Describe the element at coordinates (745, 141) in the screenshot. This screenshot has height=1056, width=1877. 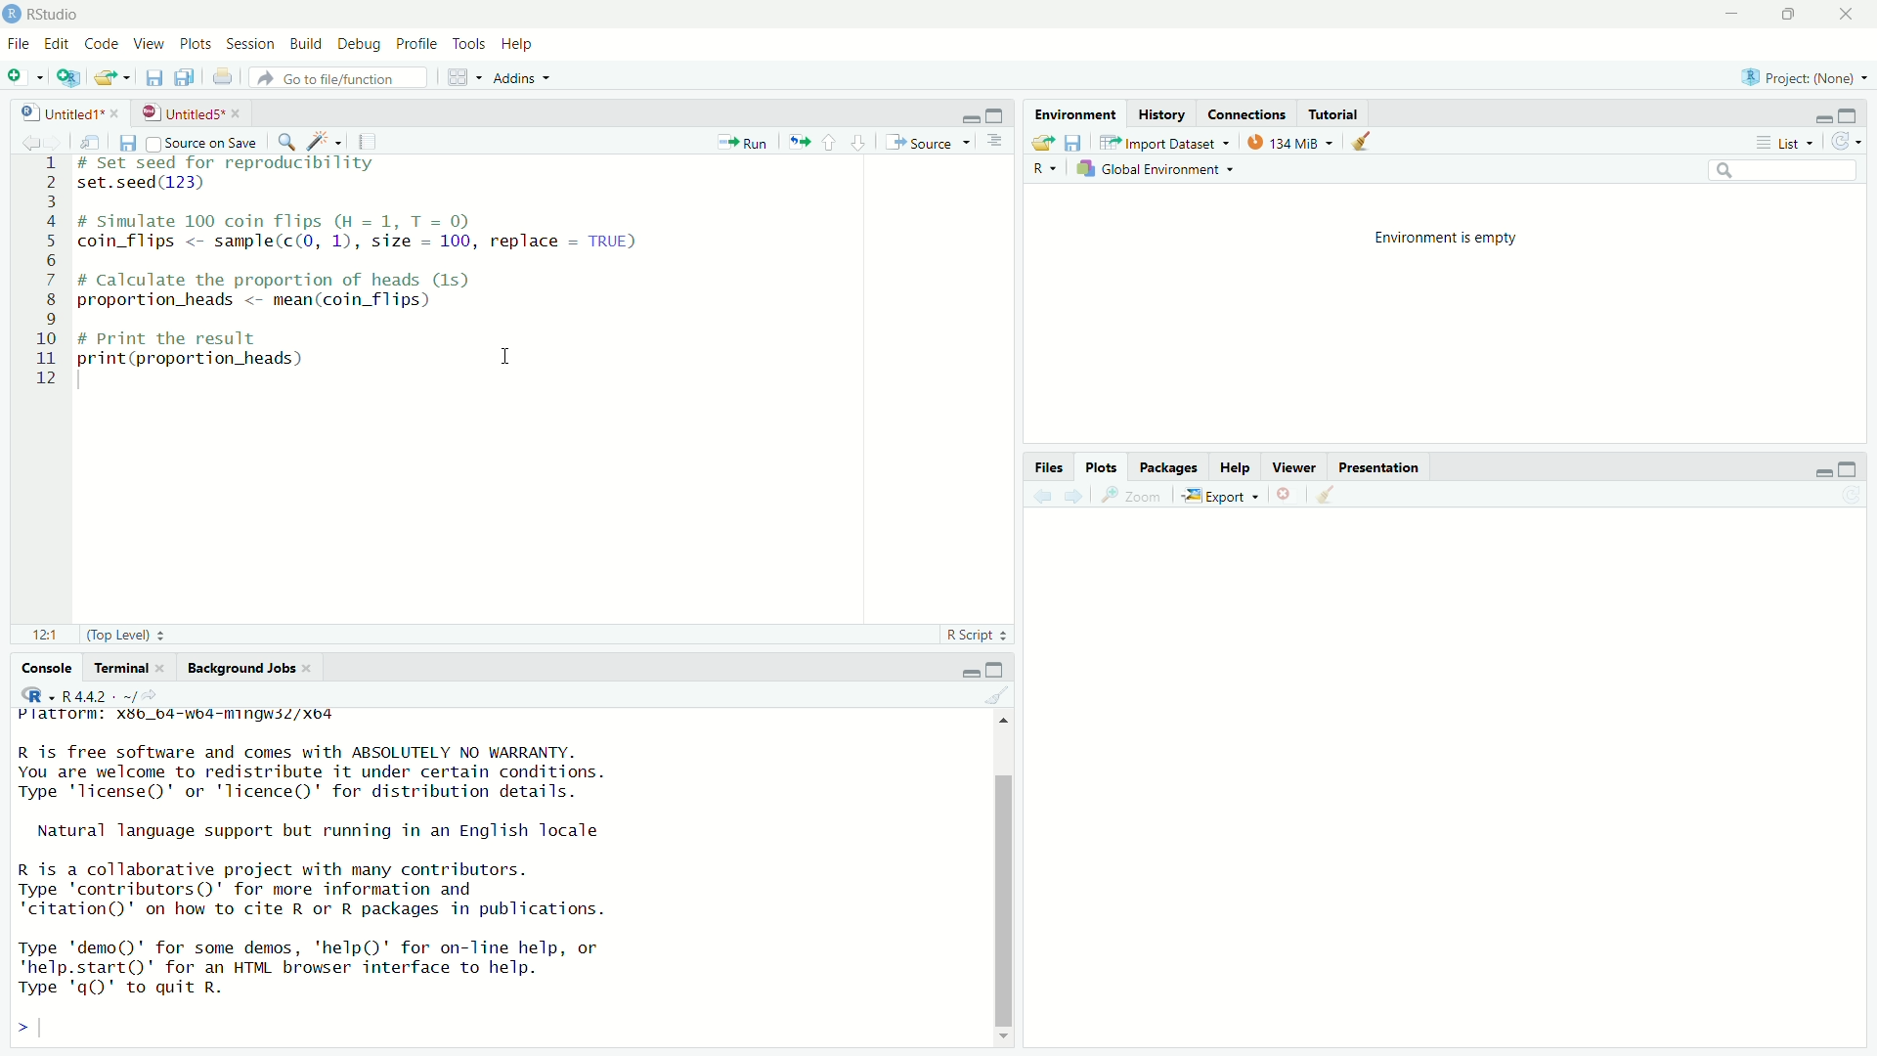
I see `run the current line or selection` at that location.